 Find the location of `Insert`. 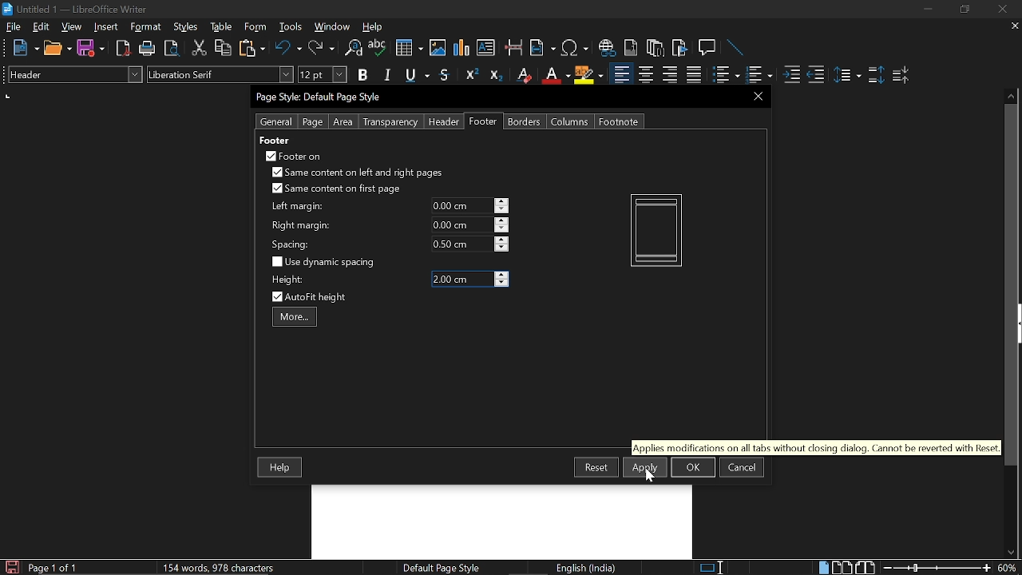

Insert is located at coordinates (109, 26).